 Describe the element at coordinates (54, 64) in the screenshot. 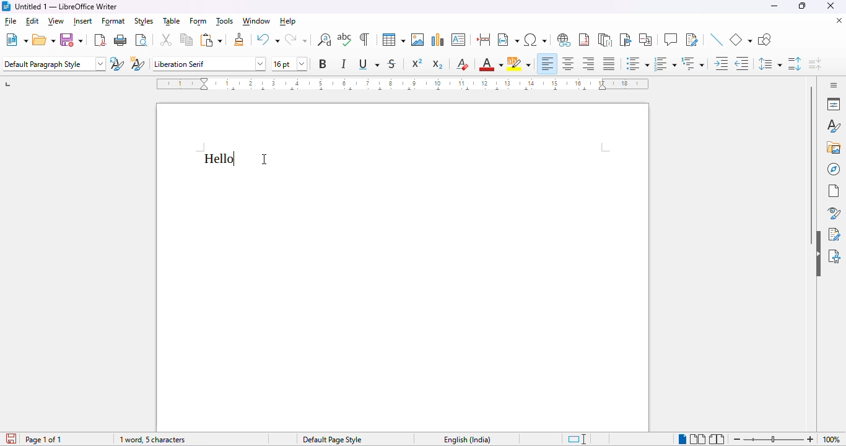

I see `default paragraph style` at that location.